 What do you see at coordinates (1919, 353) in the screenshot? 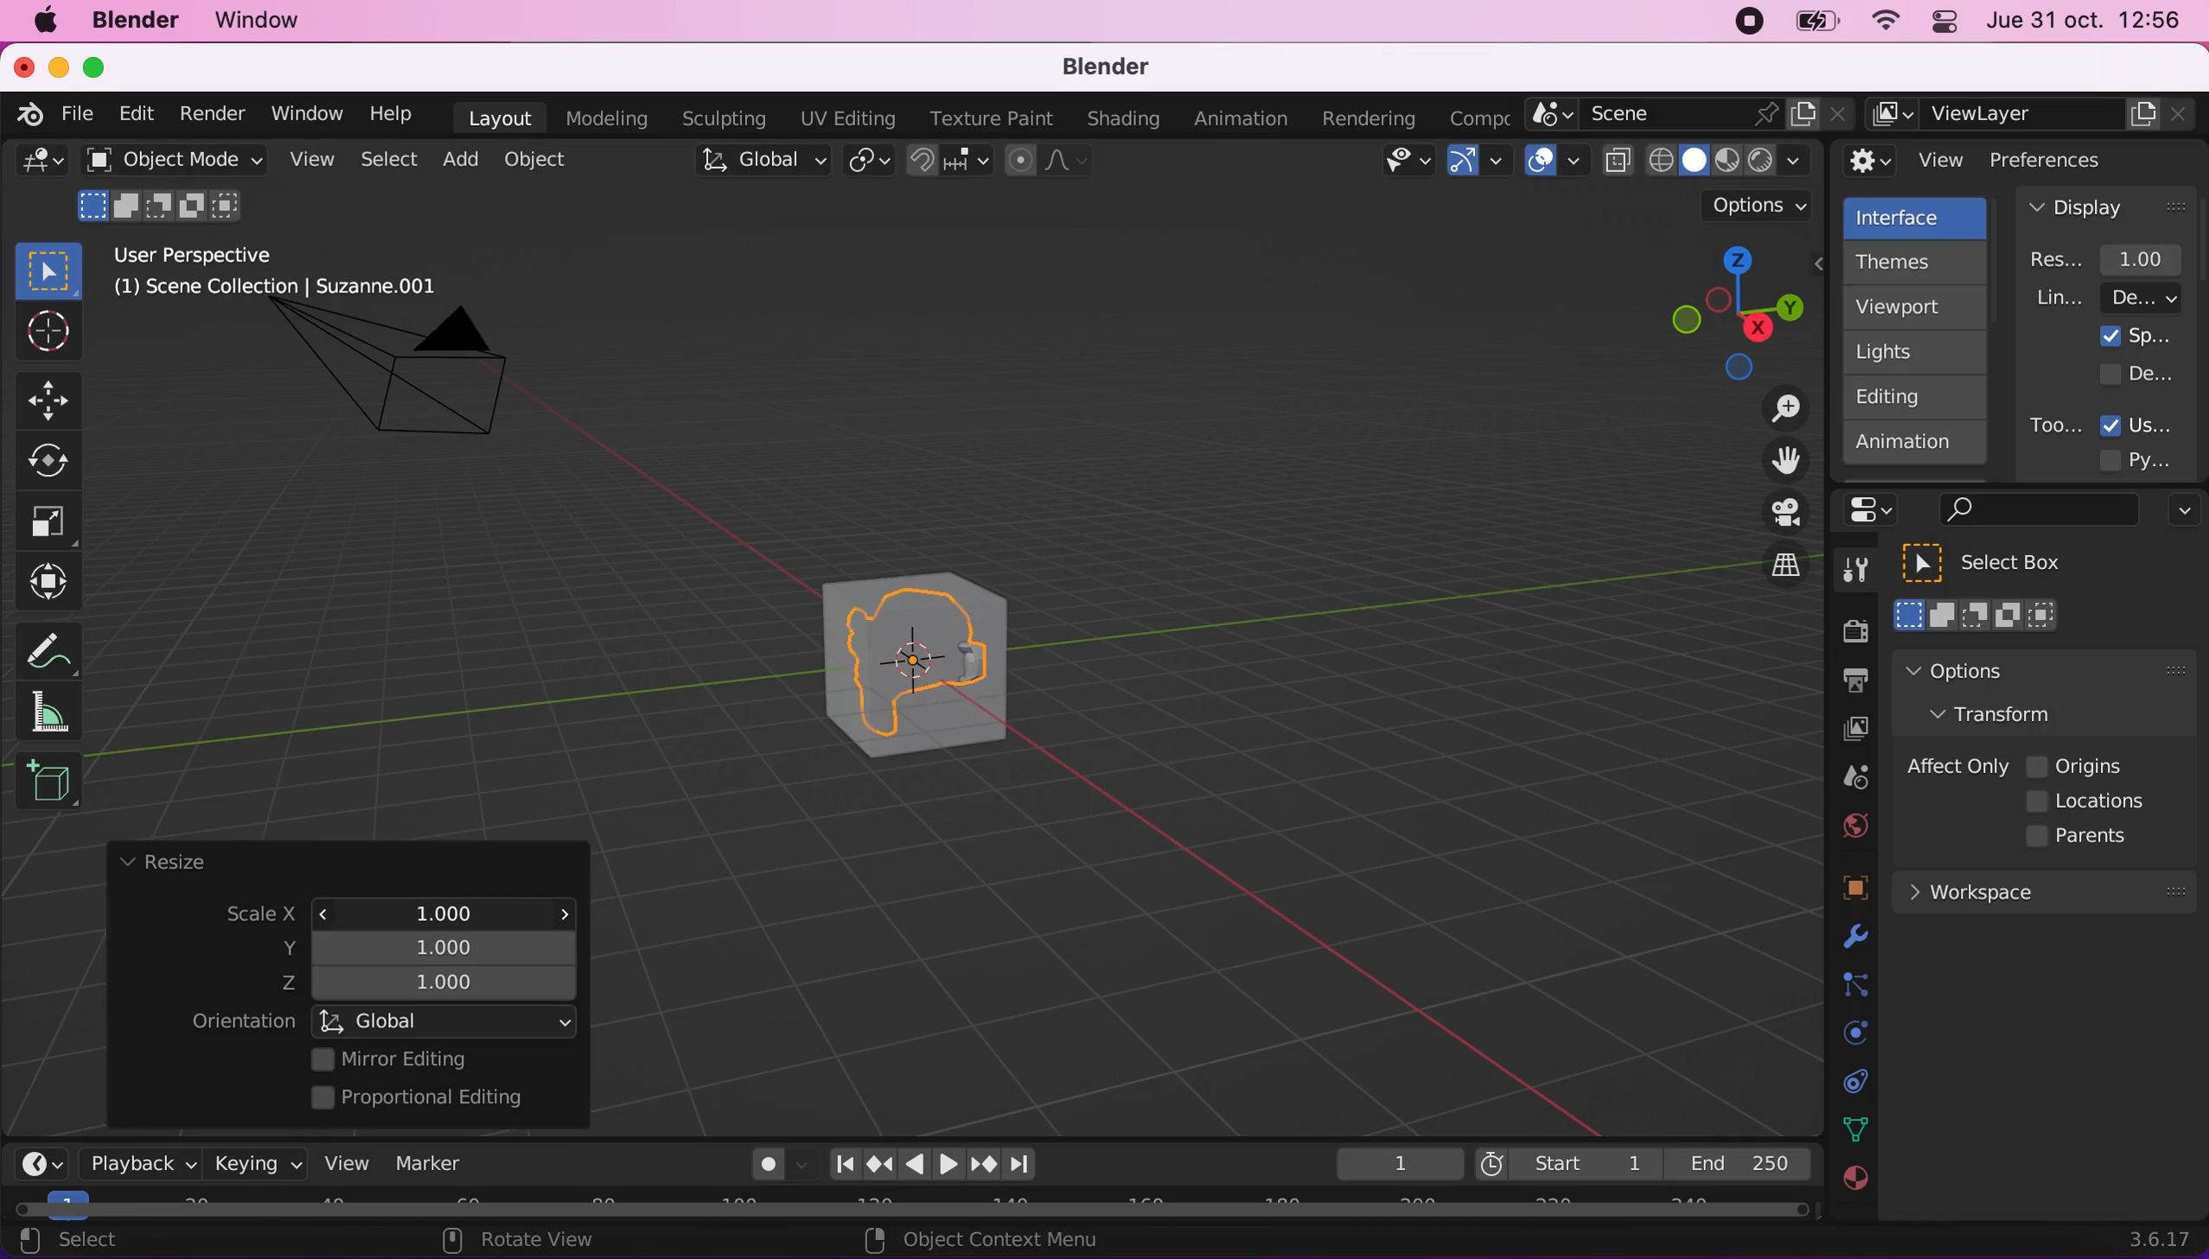
I see `lights` at bounding box center [1919, 353].